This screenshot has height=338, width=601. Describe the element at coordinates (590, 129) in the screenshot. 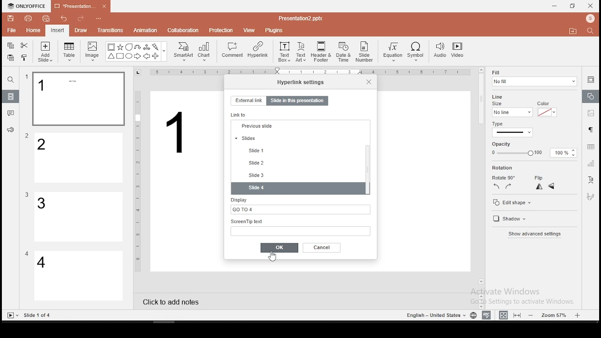

I see `paragraph settings` at that location.